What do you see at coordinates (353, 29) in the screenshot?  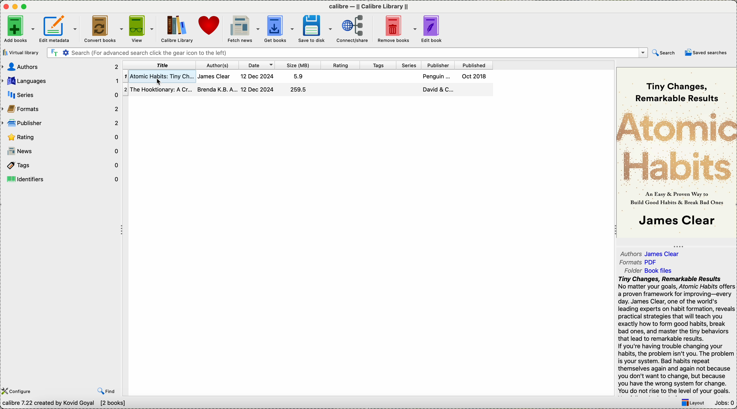 I see `connect/share` at bounding box center [353, 29].